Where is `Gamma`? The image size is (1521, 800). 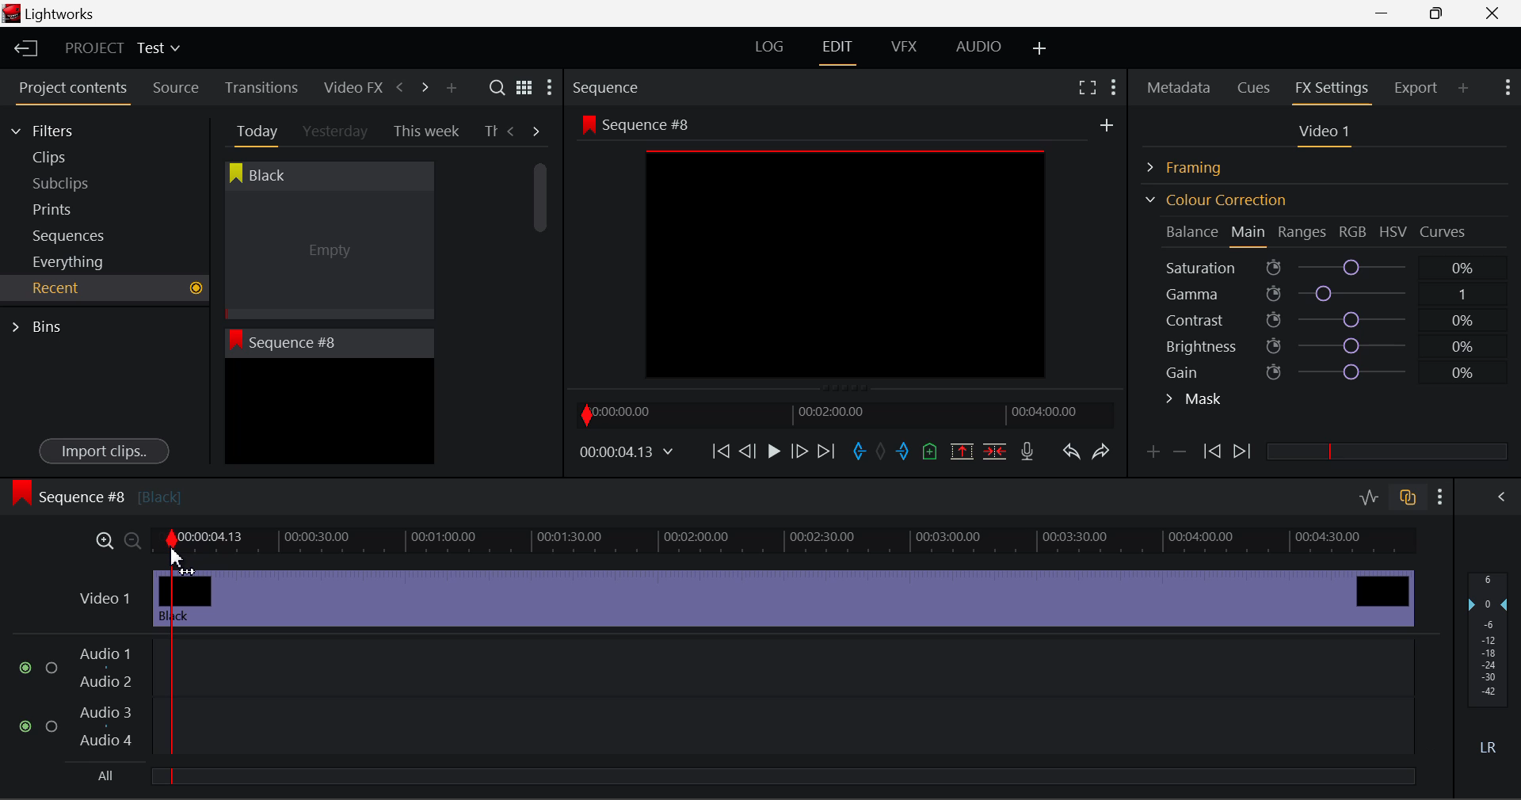
Gamma is located at coordinates (1328, 294).